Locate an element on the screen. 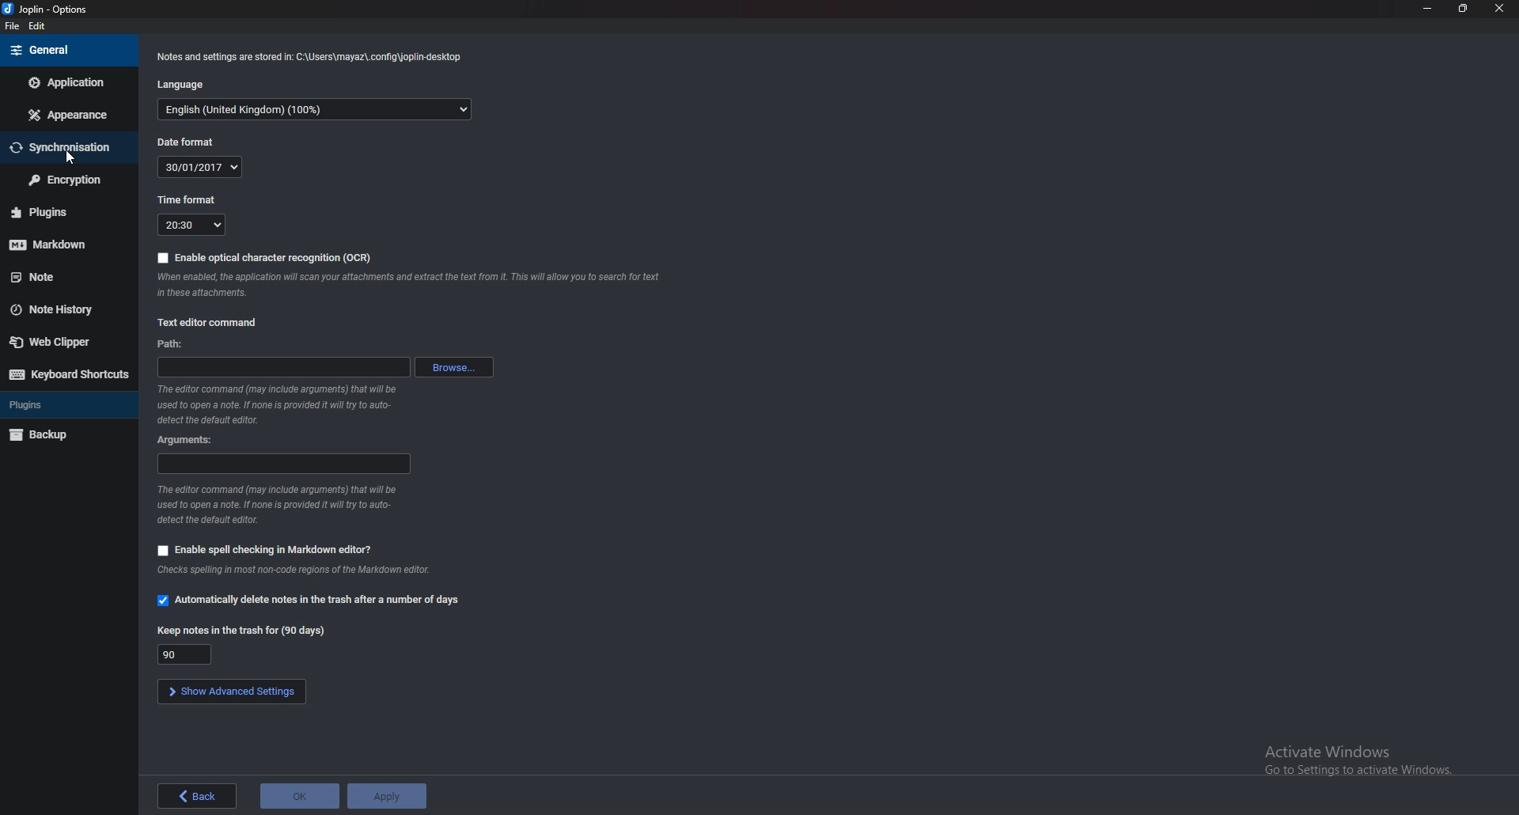 The height and width of the screenshot is (815, 1519). show advanced is located at coordinates (230, 691).